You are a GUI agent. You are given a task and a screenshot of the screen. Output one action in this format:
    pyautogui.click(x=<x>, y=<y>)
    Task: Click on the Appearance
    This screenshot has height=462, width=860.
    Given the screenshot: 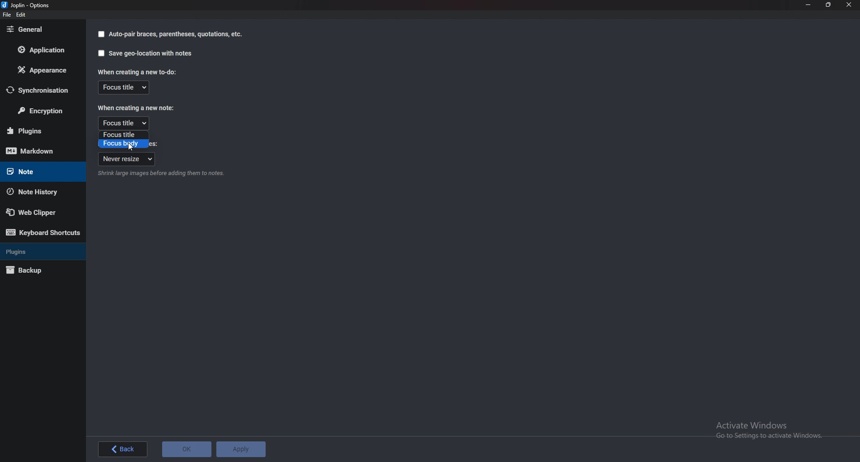 What is the action you would take?
    pyautogui.click(x=41, y=71)
    